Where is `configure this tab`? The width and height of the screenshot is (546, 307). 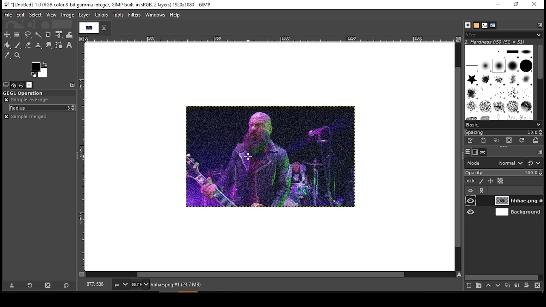 configure this tab is located at coordinates (540, 26).